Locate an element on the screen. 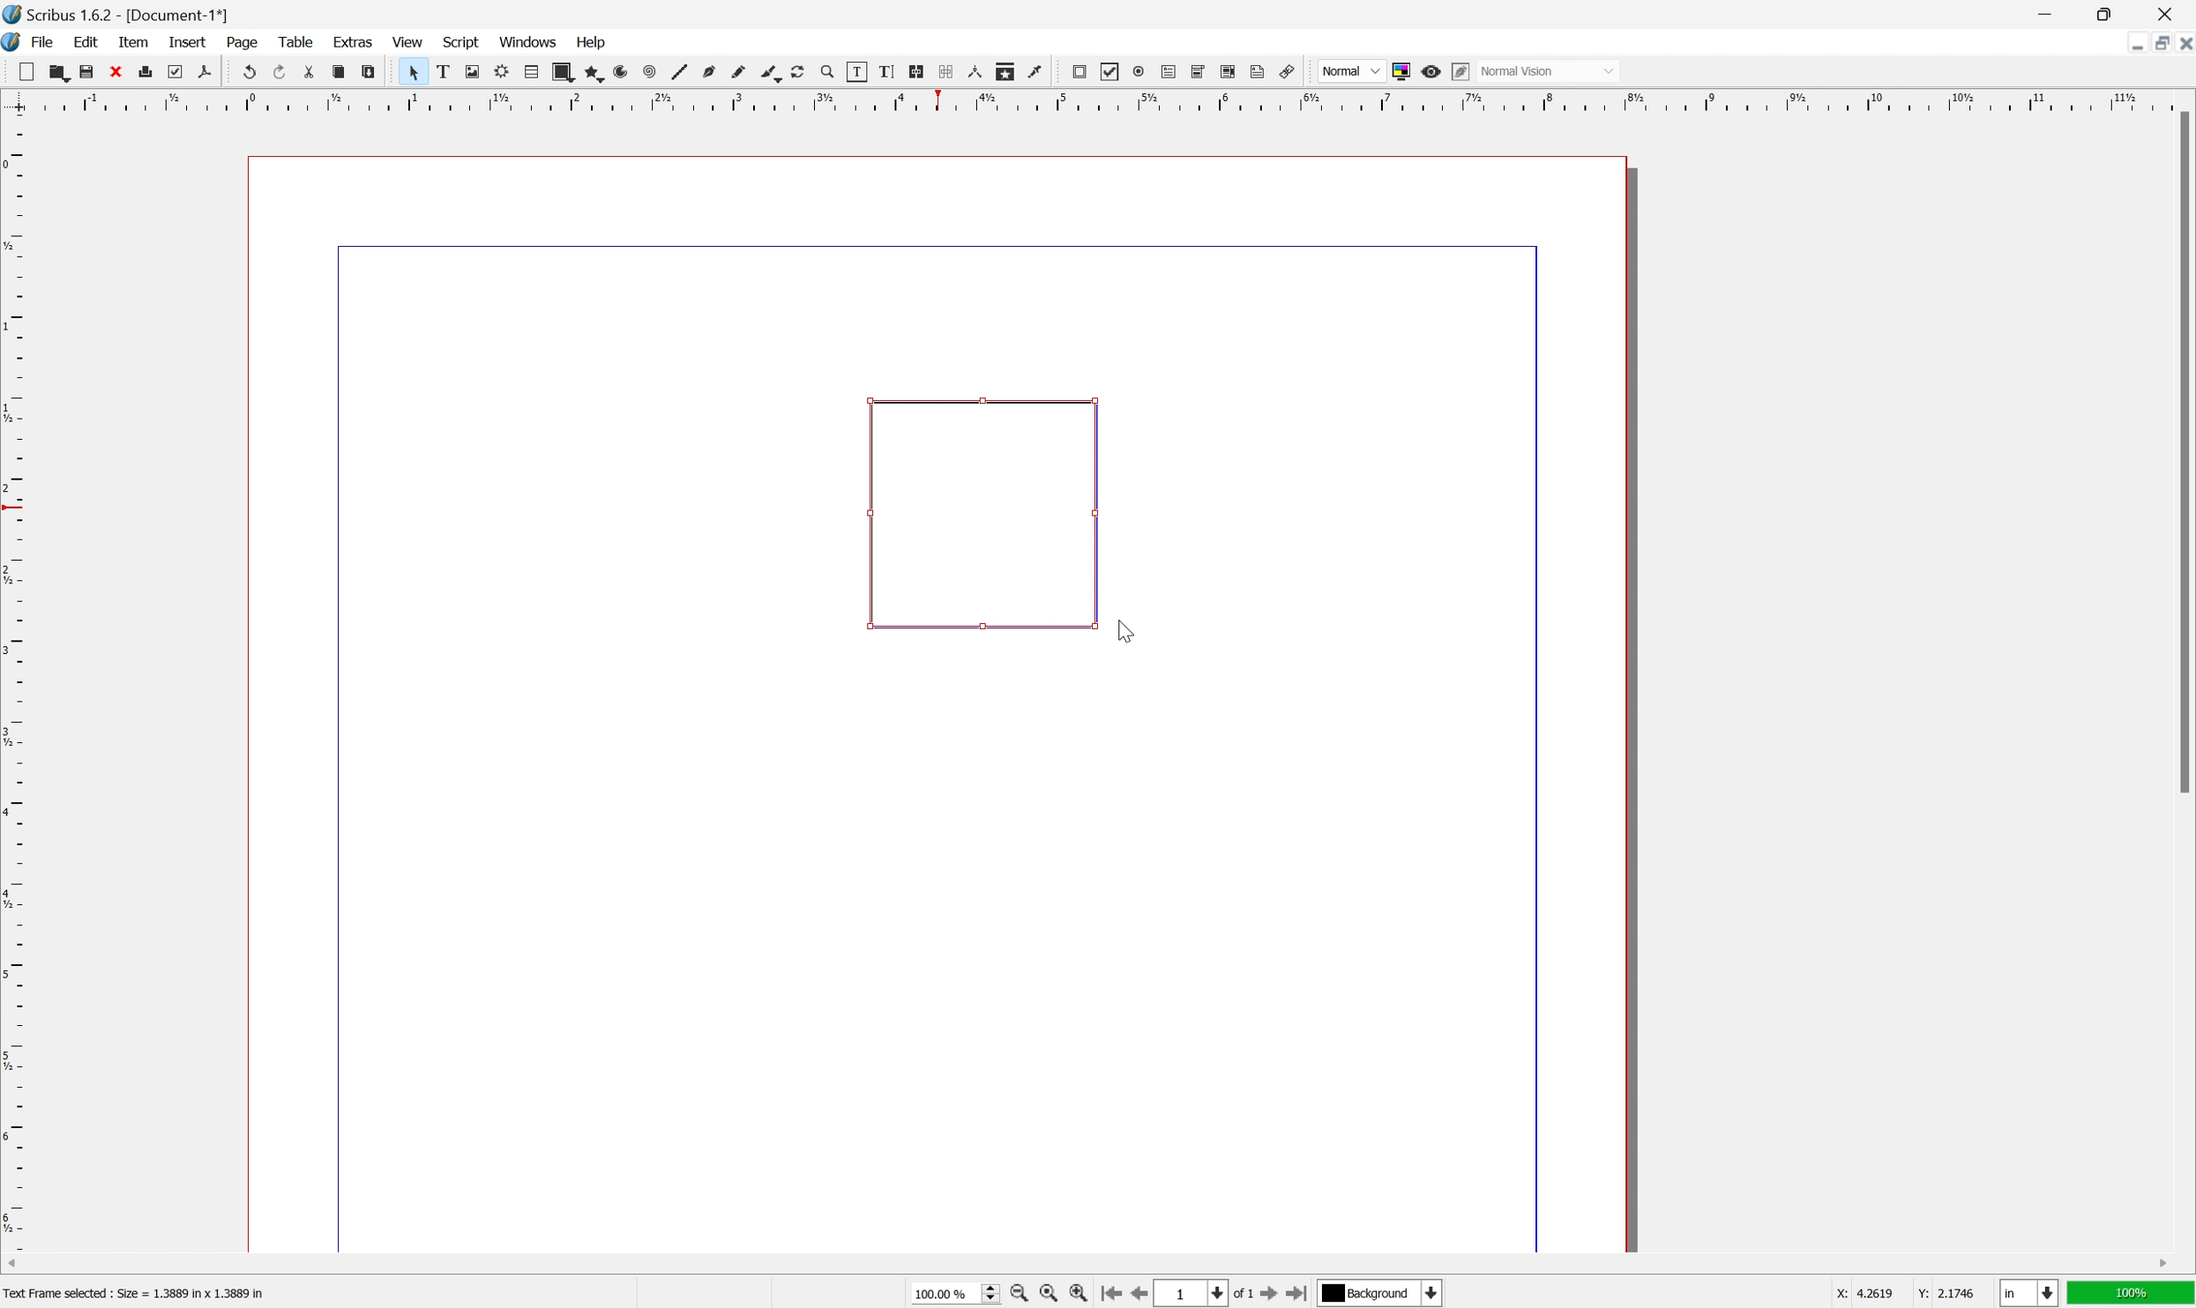  pdf list box is located at coordinates (1230, 71).